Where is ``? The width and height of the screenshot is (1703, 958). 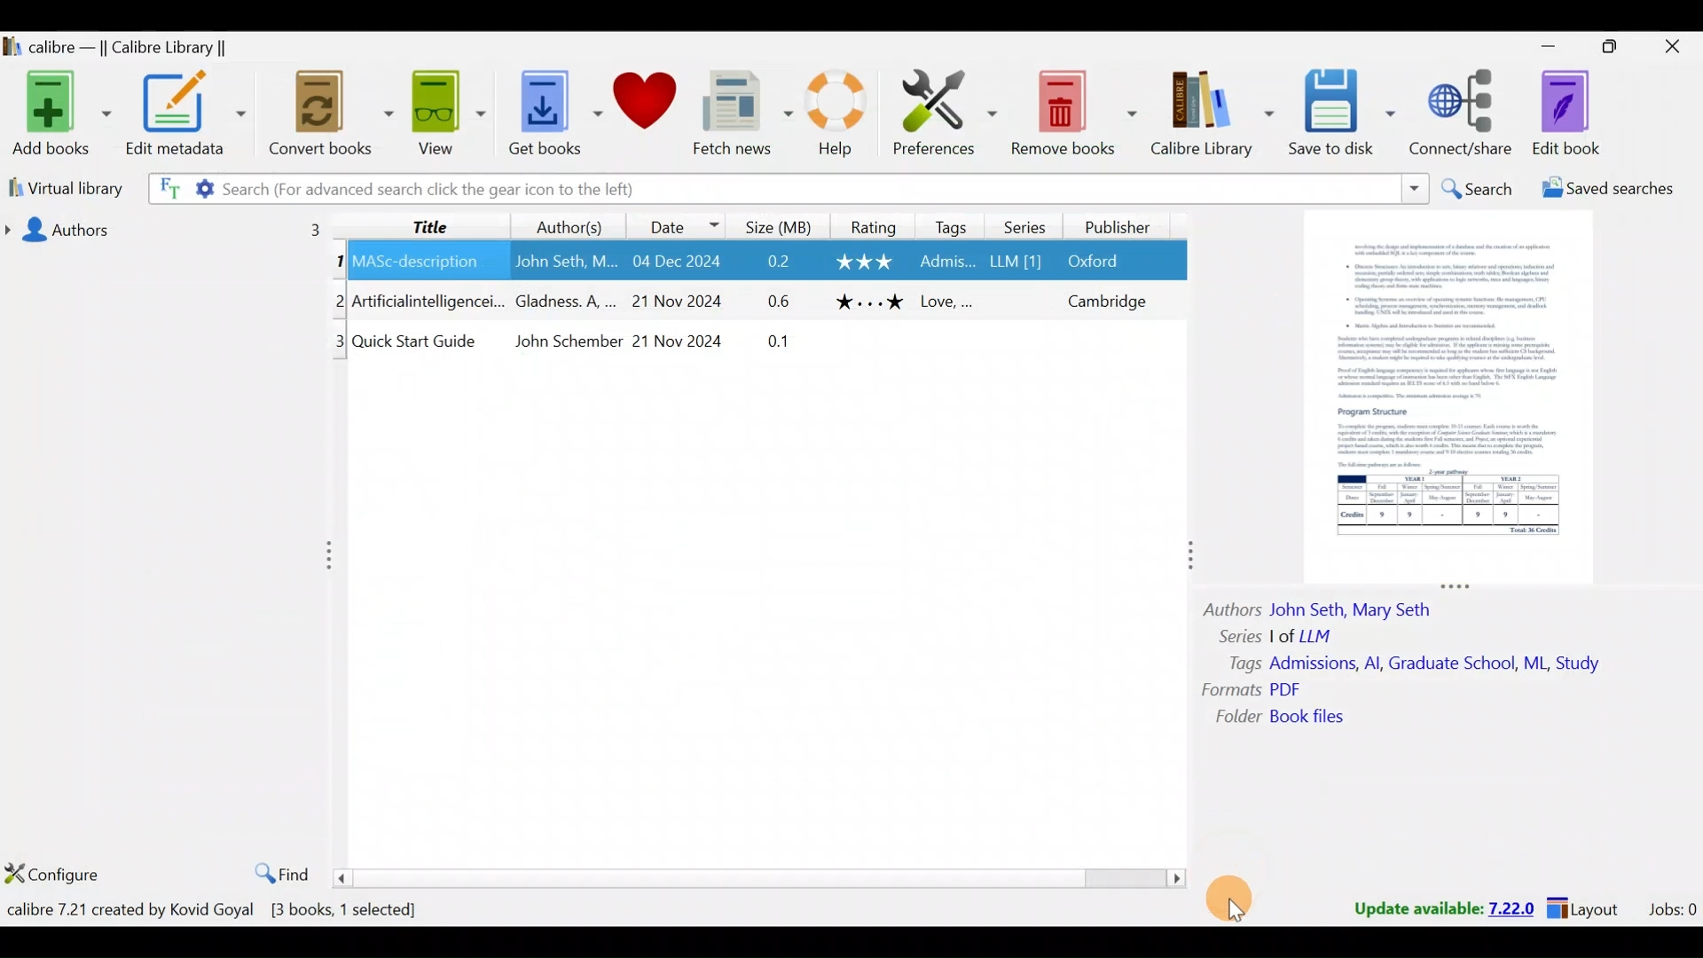
 is located at coordinates (779, 343).